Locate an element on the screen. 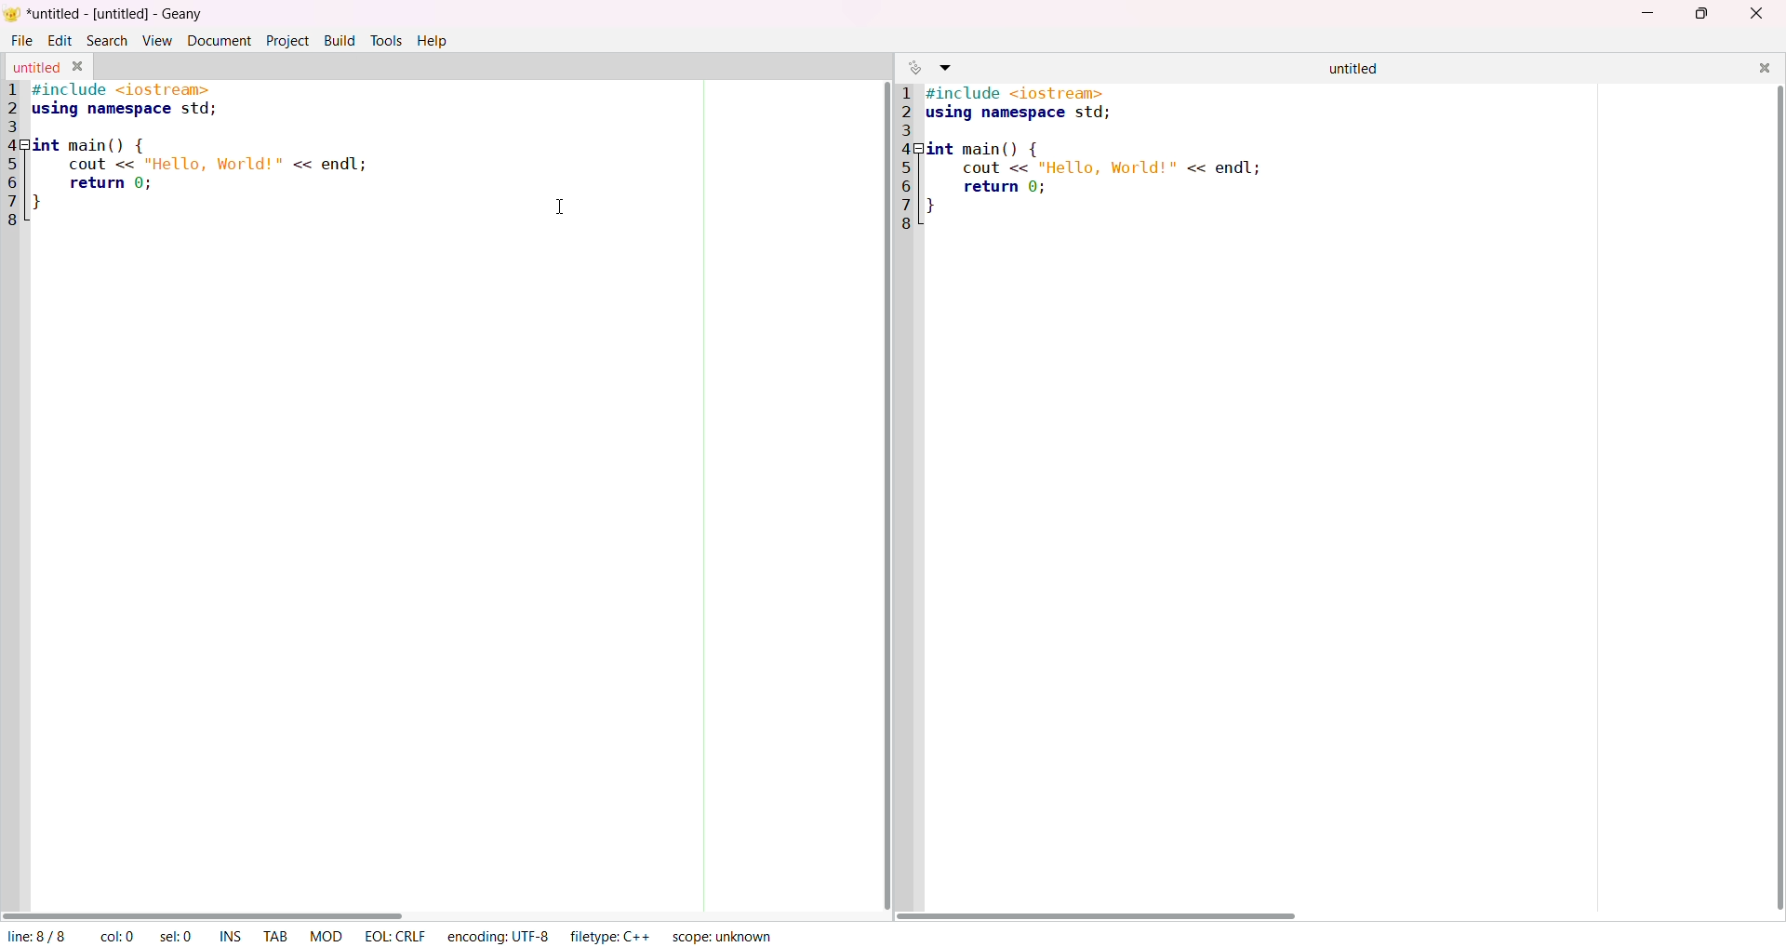 This screenshot has width=1786, height=947. scope: unknown is located at coordinates (721, 935).